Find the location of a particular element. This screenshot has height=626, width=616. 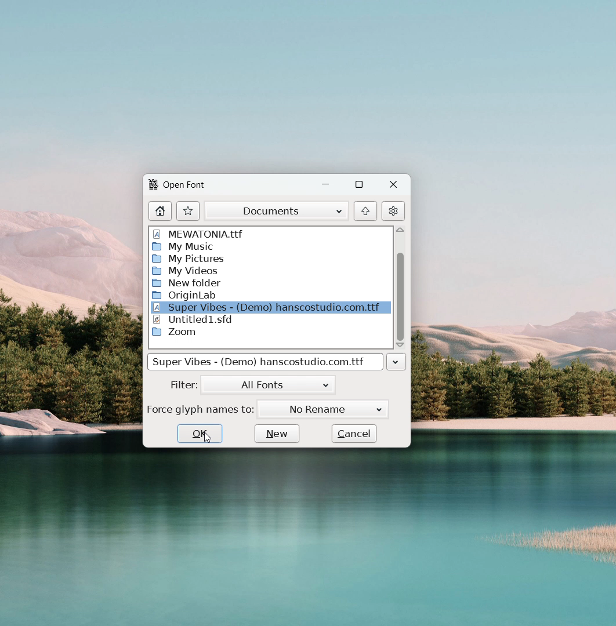

Filter: is located at coordinates (180, 387).